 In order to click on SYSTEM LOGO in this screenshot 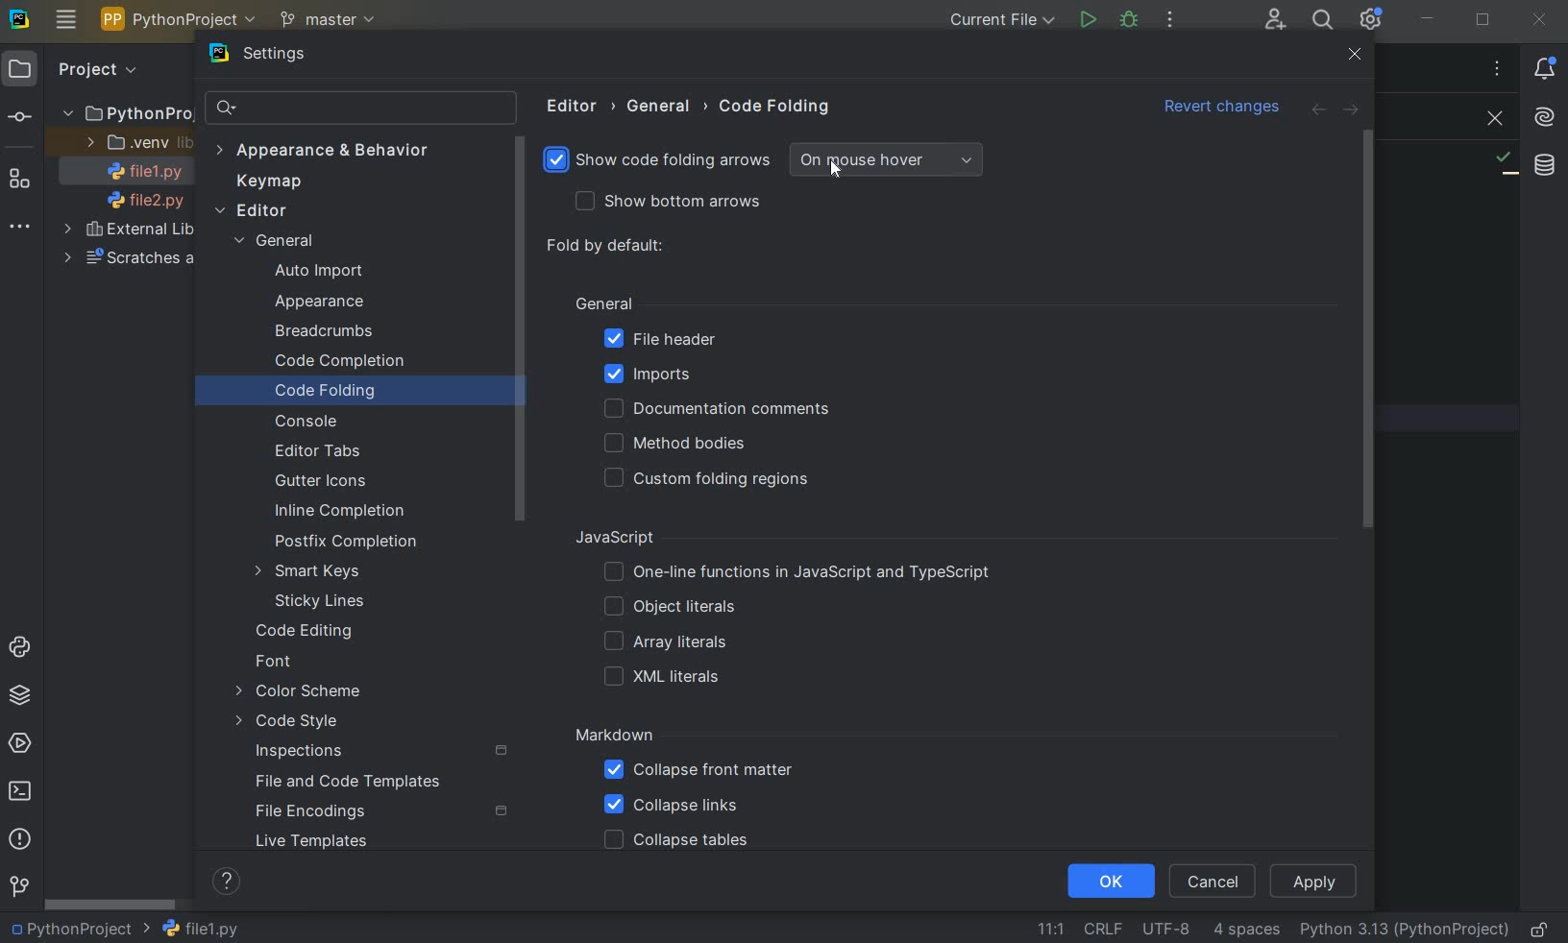, I will do `click(21, 20)`.